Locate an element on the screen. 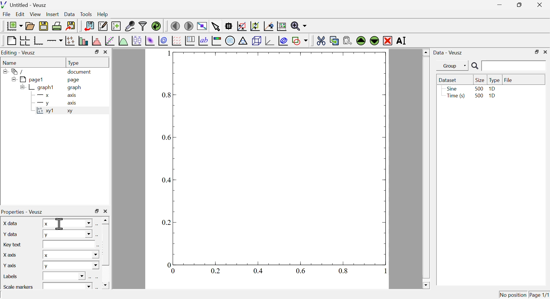  500 is located at coordinates (479, 88).